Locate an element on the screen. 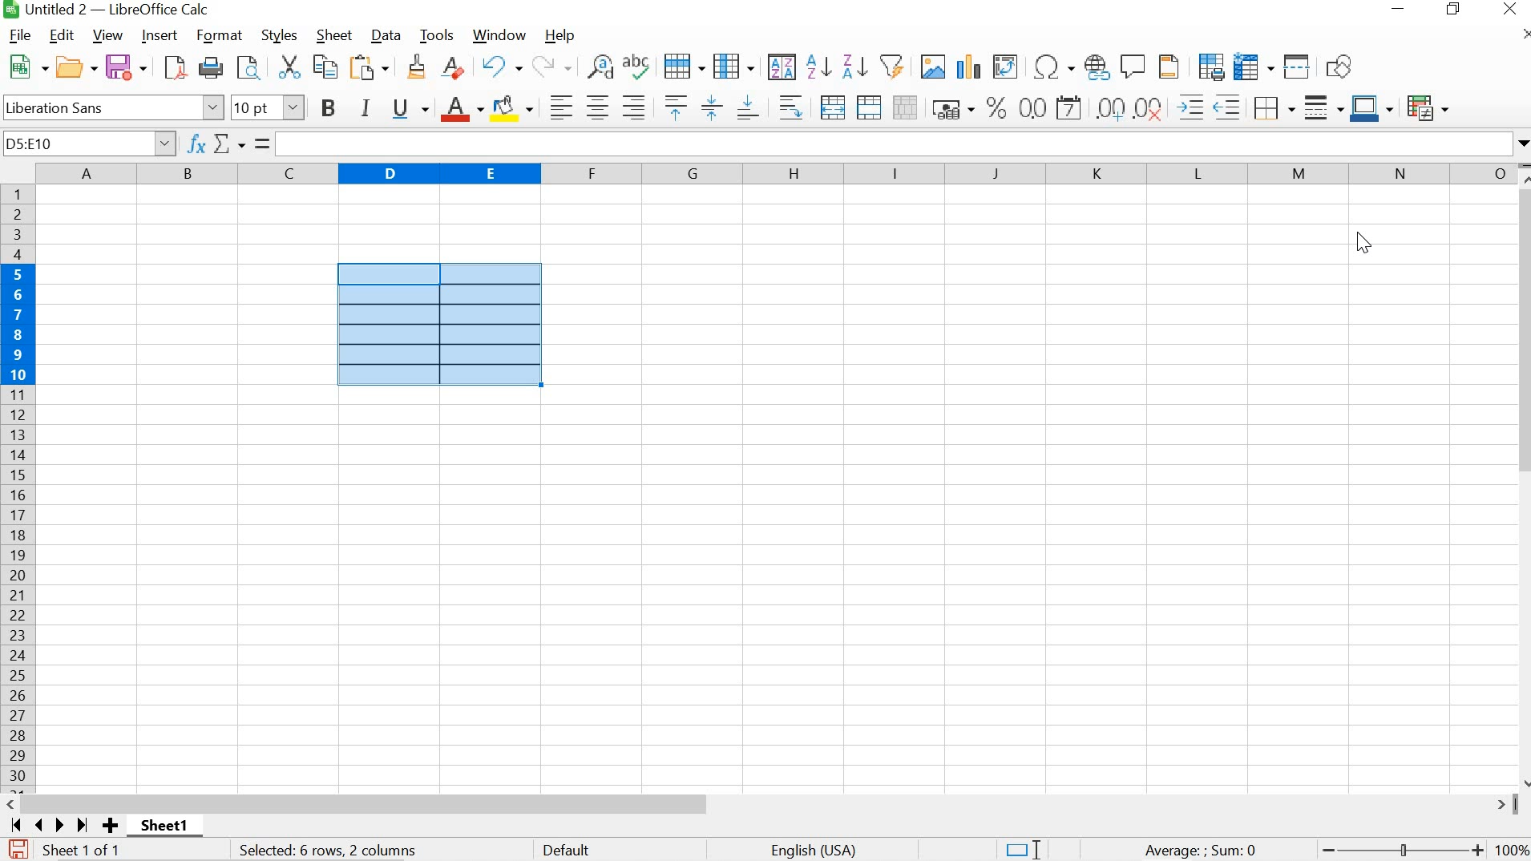 The height and width of the screenshot is (861, 1531). ALIGN LEFT is located at coordinates (563, 106).